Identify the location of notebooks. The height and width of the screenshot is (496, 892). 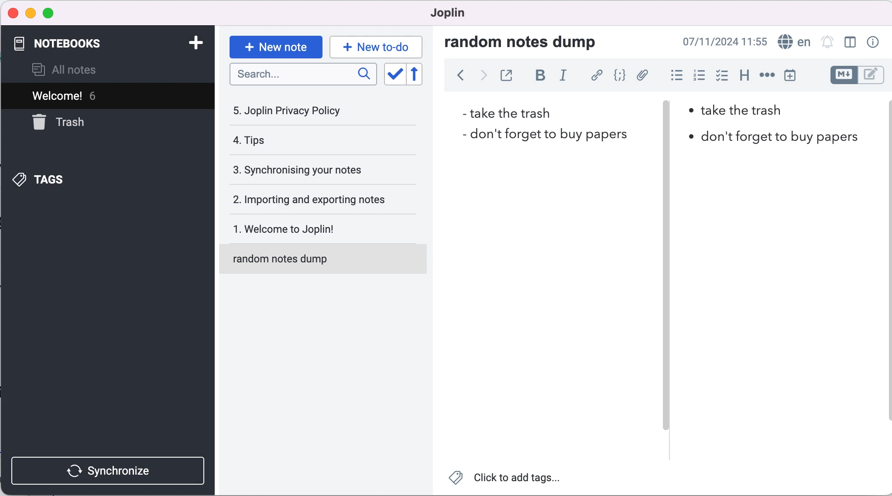
(86, 44).